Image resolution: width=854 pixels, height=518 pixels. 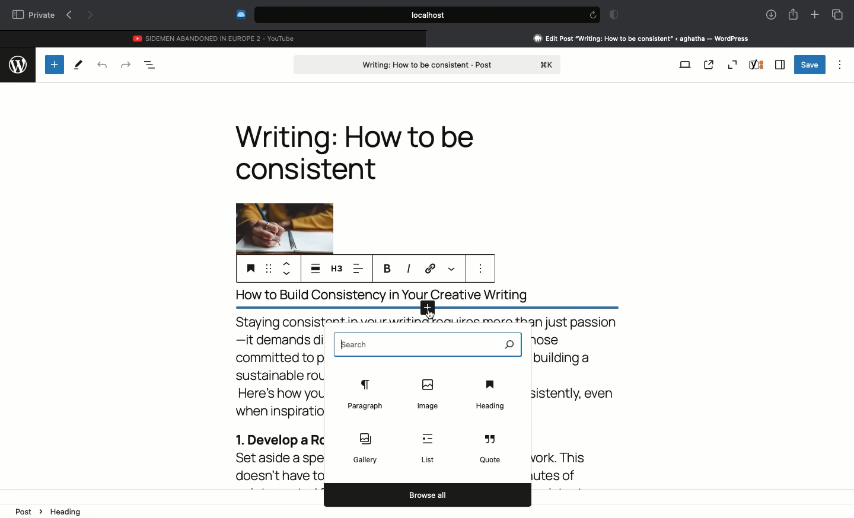 What do you see at coordinates (364, 394) in the screenshot?
I see `Paragraph` at bounding box center [364, 394].